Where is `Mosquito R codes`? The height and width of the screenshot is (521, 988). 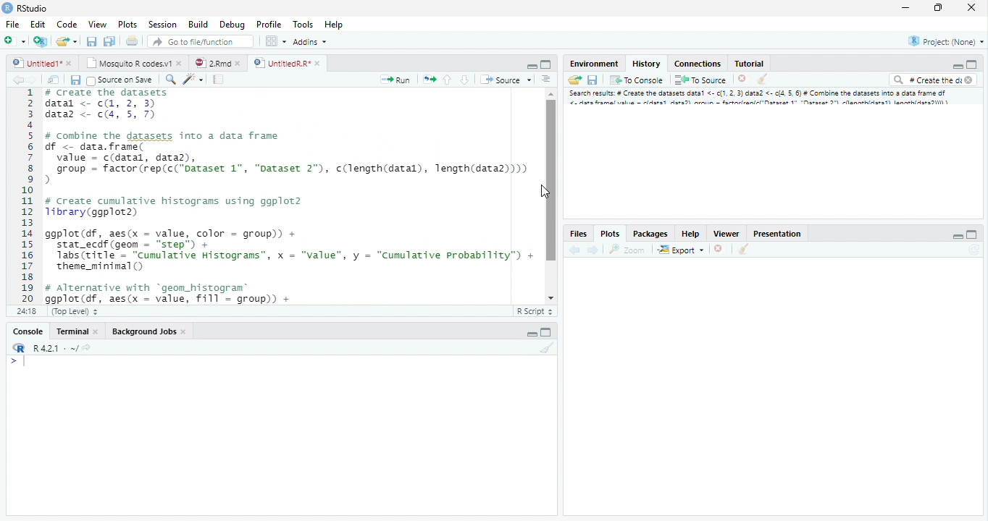 Mosquito R codes is located at coordinates (136, 63).